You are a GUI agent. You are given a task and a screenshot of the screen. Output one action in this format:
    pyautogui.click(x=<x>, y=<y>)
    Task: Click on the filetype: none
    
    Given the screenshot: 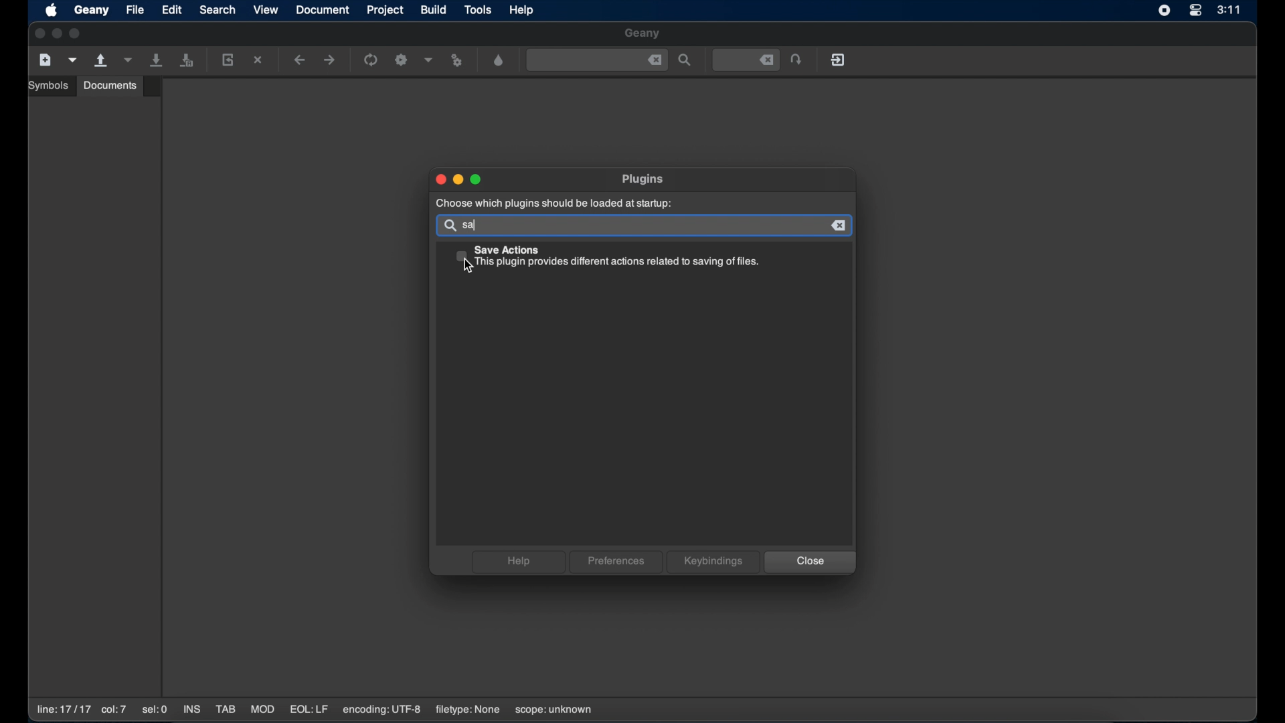 What is the action you would take?
    pyautogui.click(x=467, y=710)
    